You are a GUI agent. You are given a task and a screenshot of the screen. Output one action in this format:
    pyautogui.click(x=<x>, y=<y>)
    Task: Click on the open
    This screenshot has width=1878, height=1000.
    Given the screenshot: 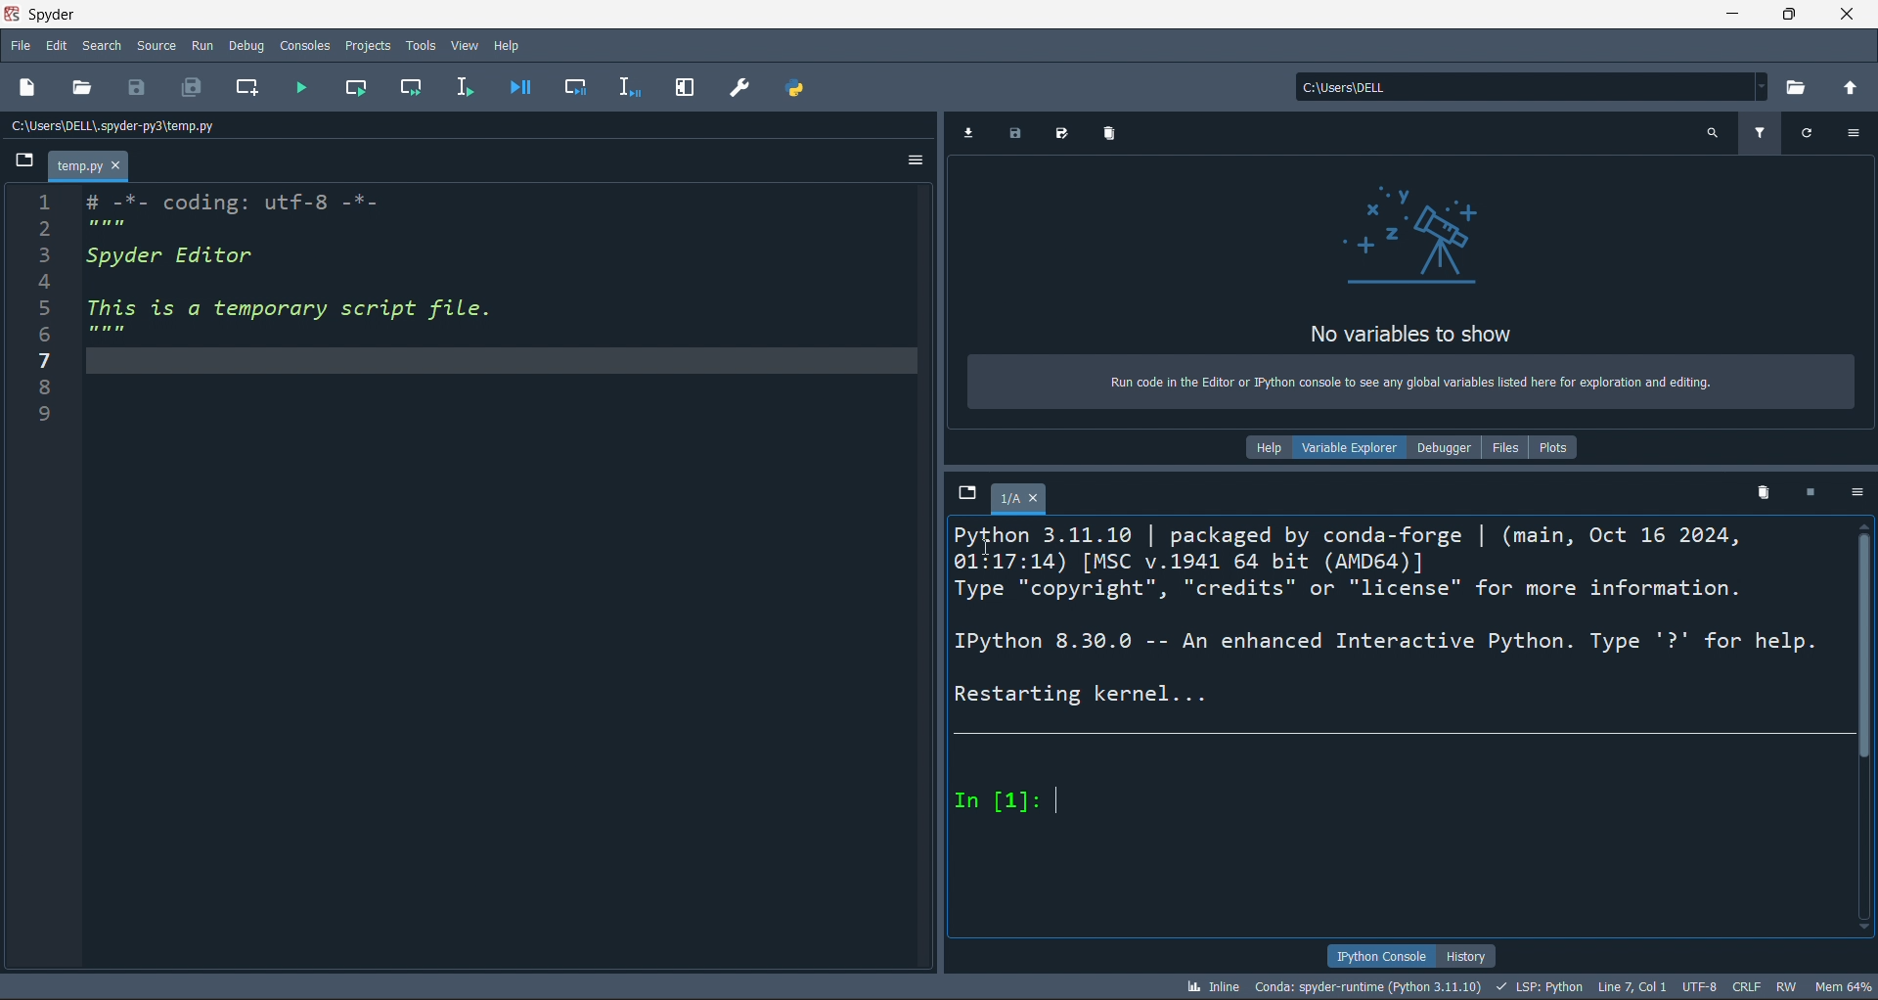 What is the action you would take?
    pyautogui.click(x=84, y=87)
    